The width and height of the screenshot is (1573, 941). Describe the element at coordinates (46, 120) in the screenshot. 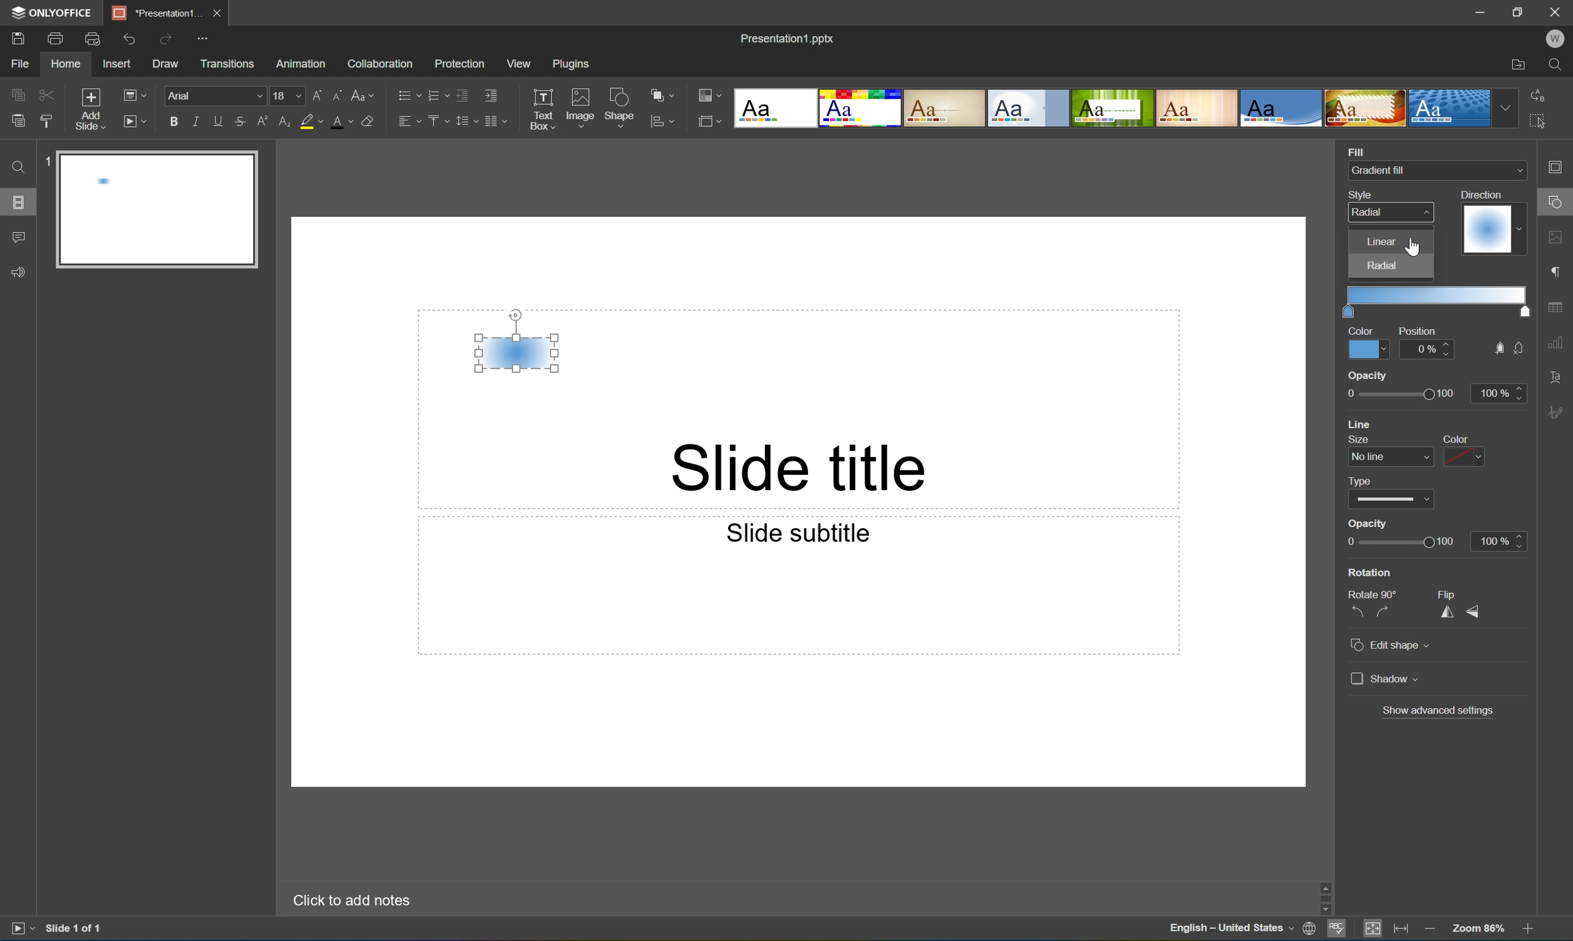

I see `Copy style` at that location.